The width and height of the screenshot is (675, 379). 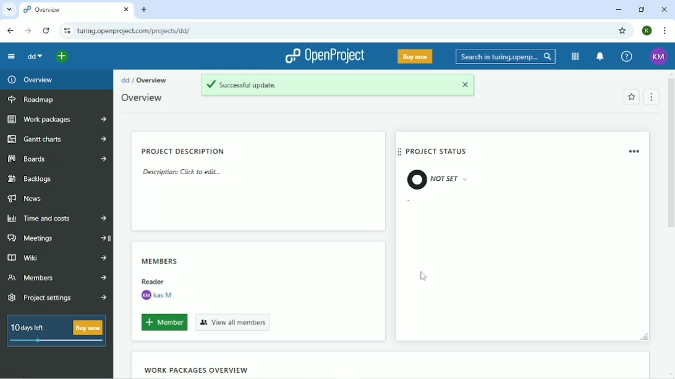 What do you see at coordinates (57, 278) in the screenshot?
I see `Members` at bounding box center [57, 278].